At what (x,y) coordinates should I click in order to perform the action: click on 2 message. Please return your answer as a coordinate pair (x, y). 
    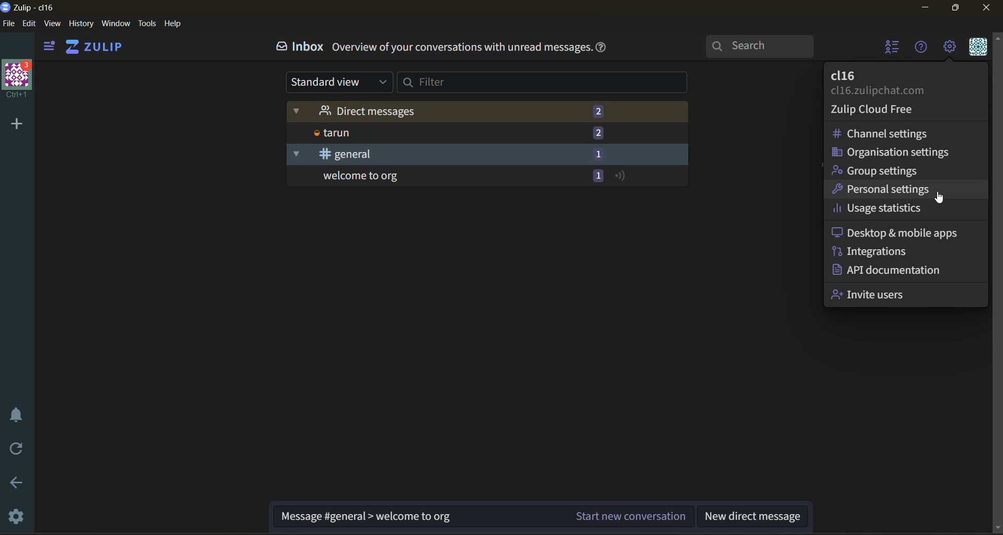
    Looking at the image, I should click on (598, 133).